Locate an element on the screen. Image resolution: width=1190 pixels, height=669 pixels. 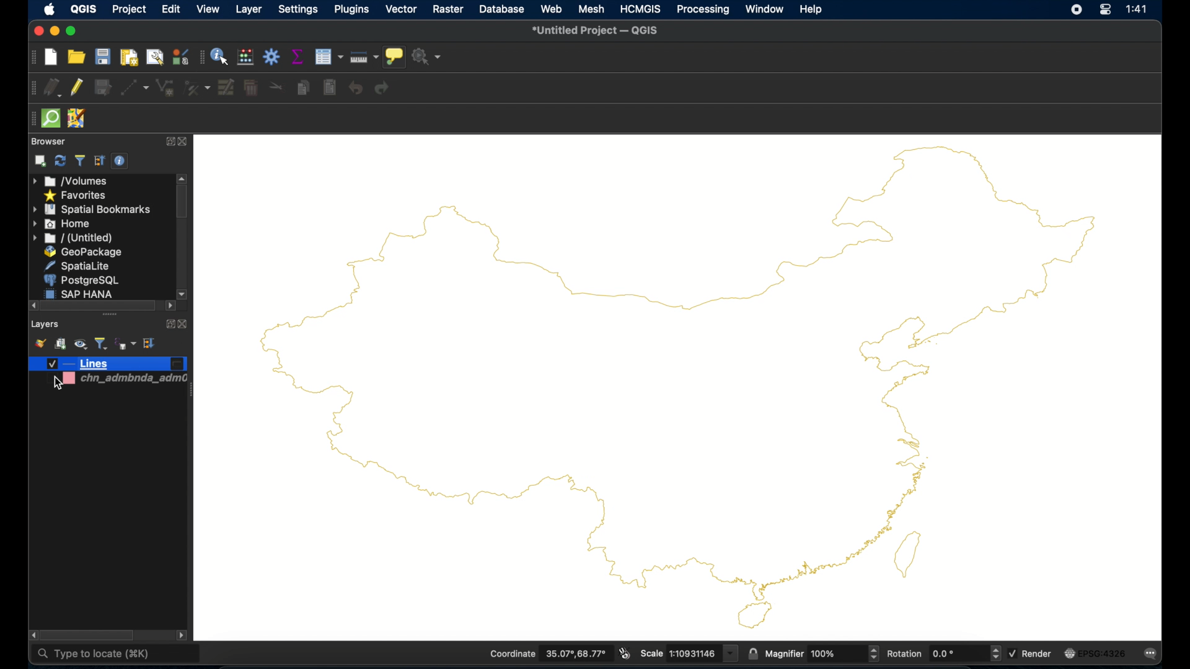
home is located at coordinates (61, 224).